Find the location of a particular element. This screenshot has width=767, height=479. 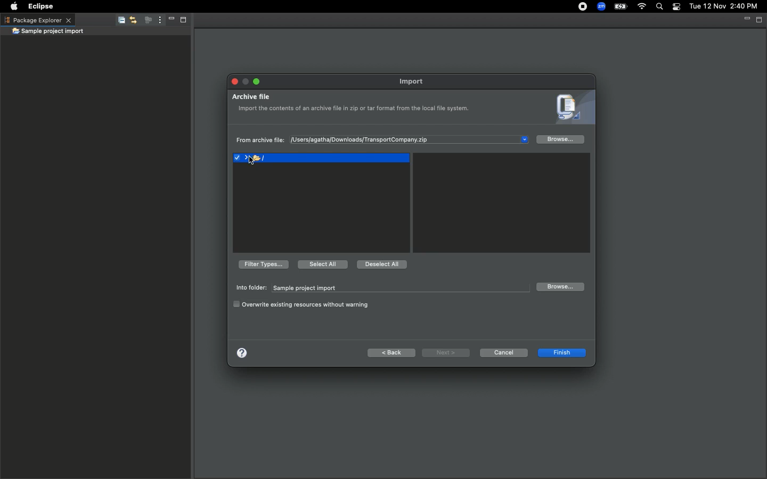

Minimize is located at coordinates (168, 21).